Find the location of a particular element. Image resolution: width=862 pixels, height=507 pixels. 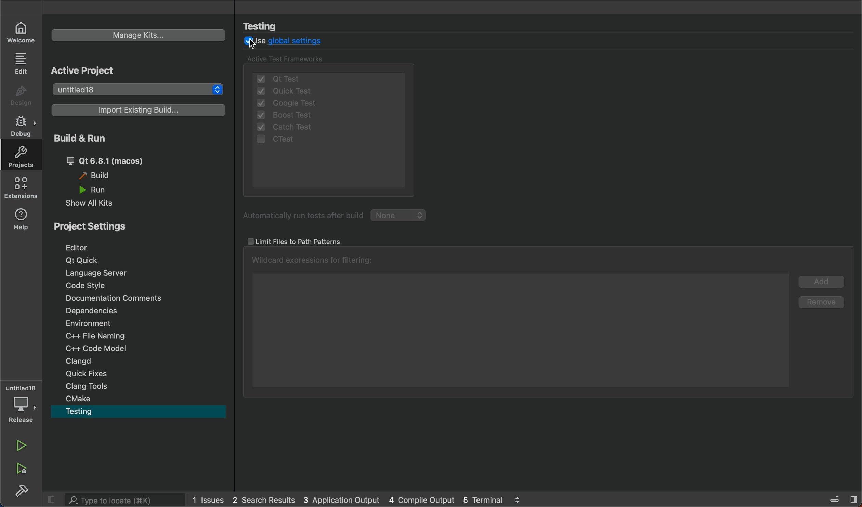

cmake is located at coordinates (139, 399).